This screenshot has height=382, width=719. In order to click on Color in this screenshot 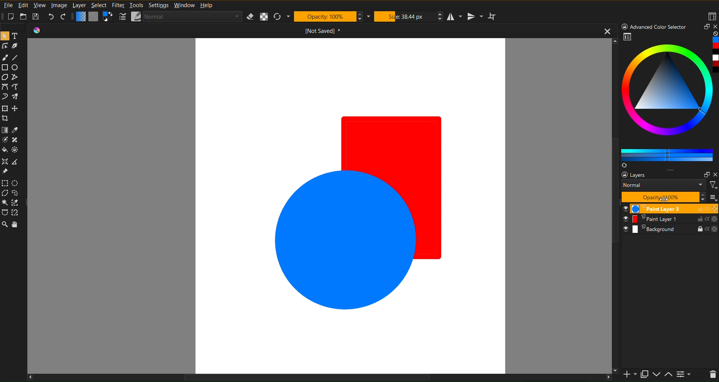, I will do `click(16, 150)`.